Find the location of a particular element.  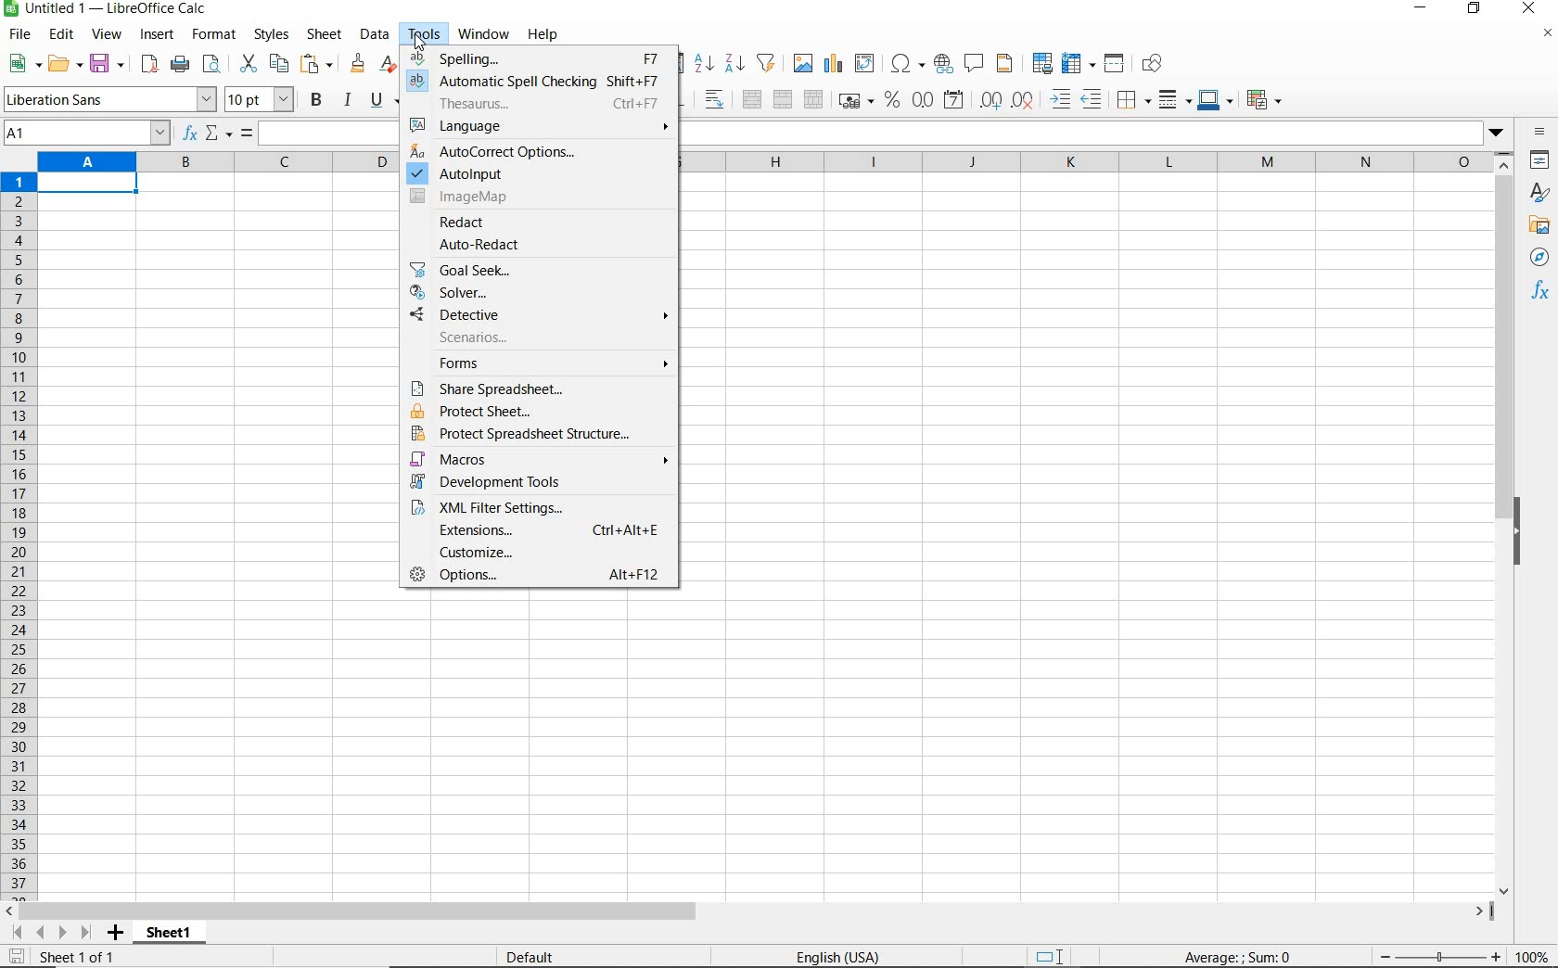

slide 1 of 1 is located at coordinates (74, 956).